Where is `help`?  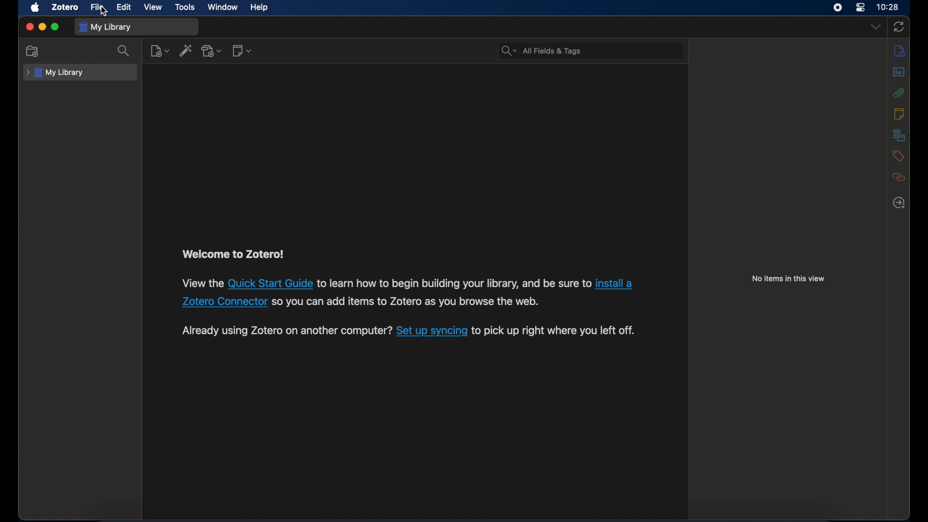
help is located at coordinates (259, 7).